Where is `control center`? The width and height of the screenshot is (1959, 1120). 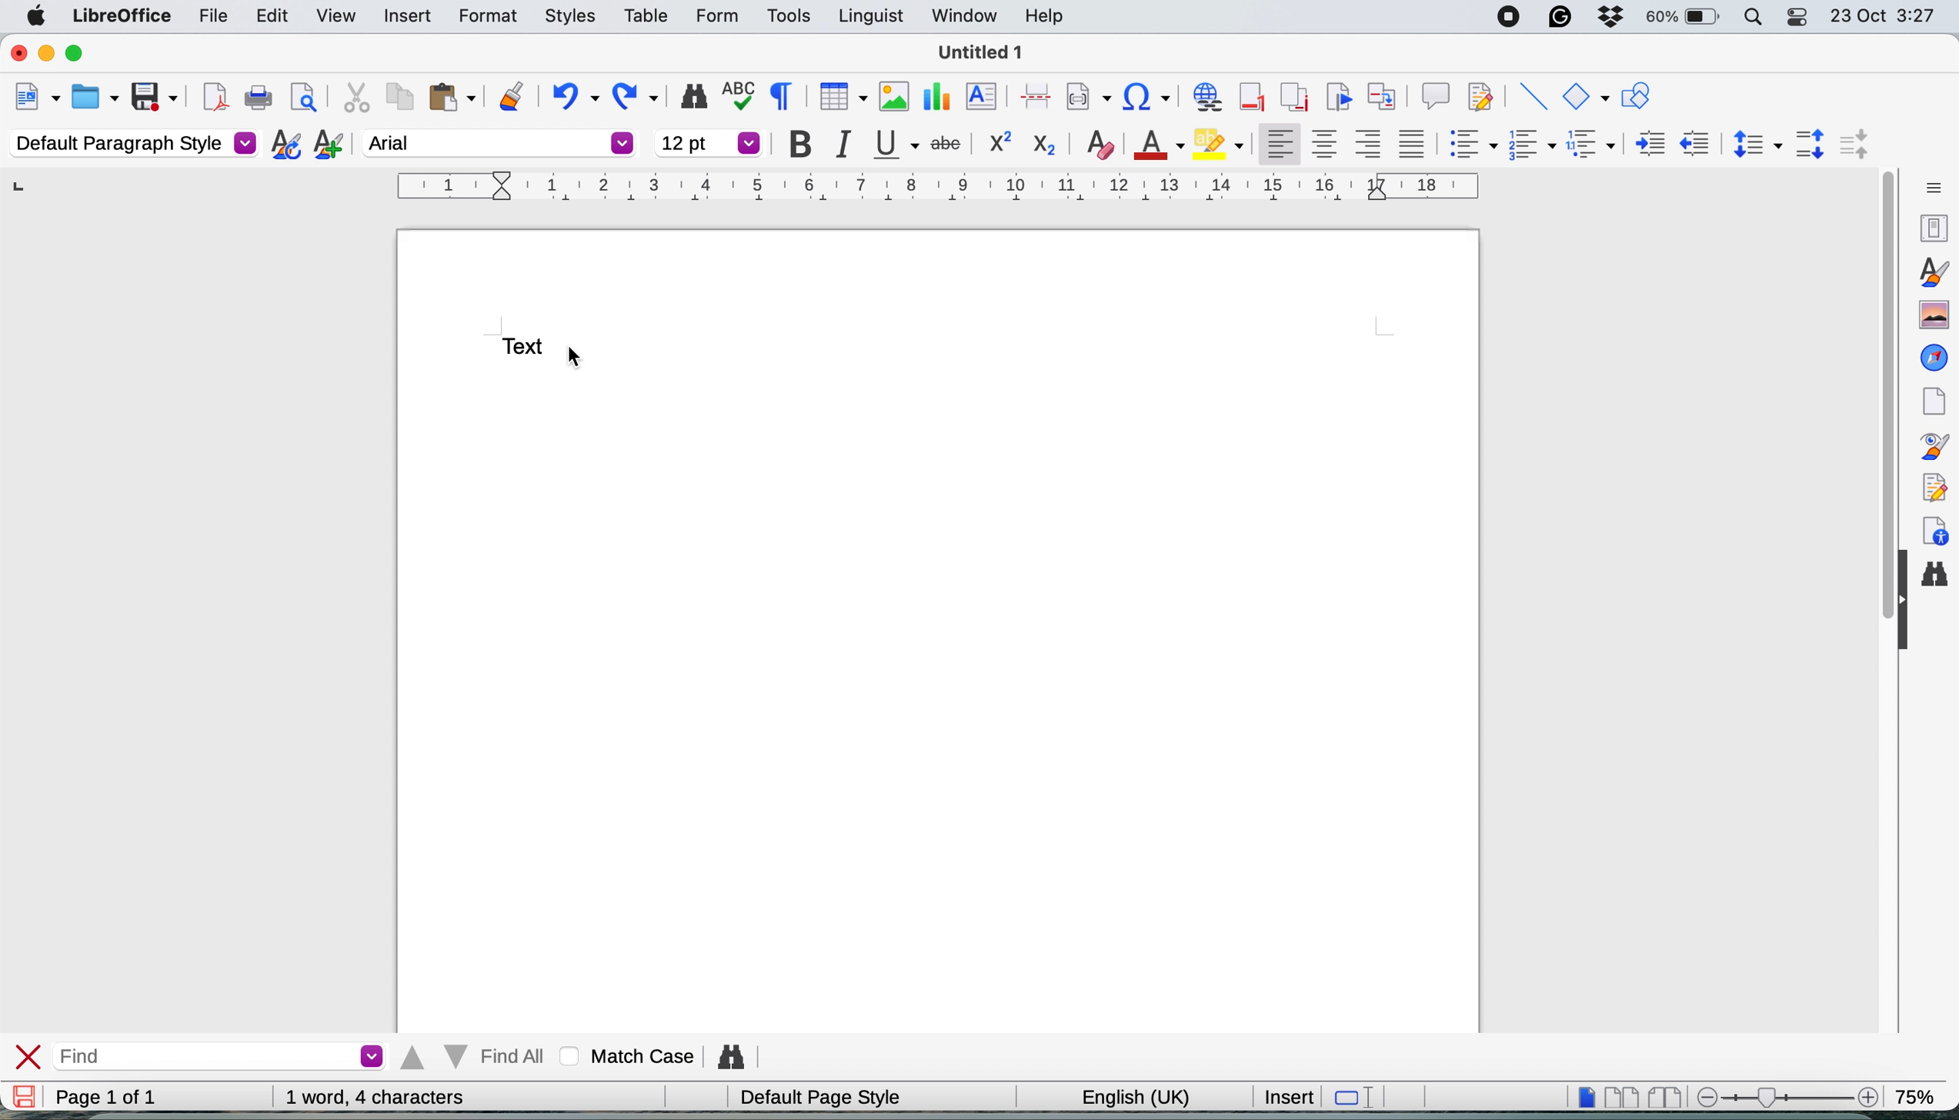
control center is located at coordinates (1800, 19).